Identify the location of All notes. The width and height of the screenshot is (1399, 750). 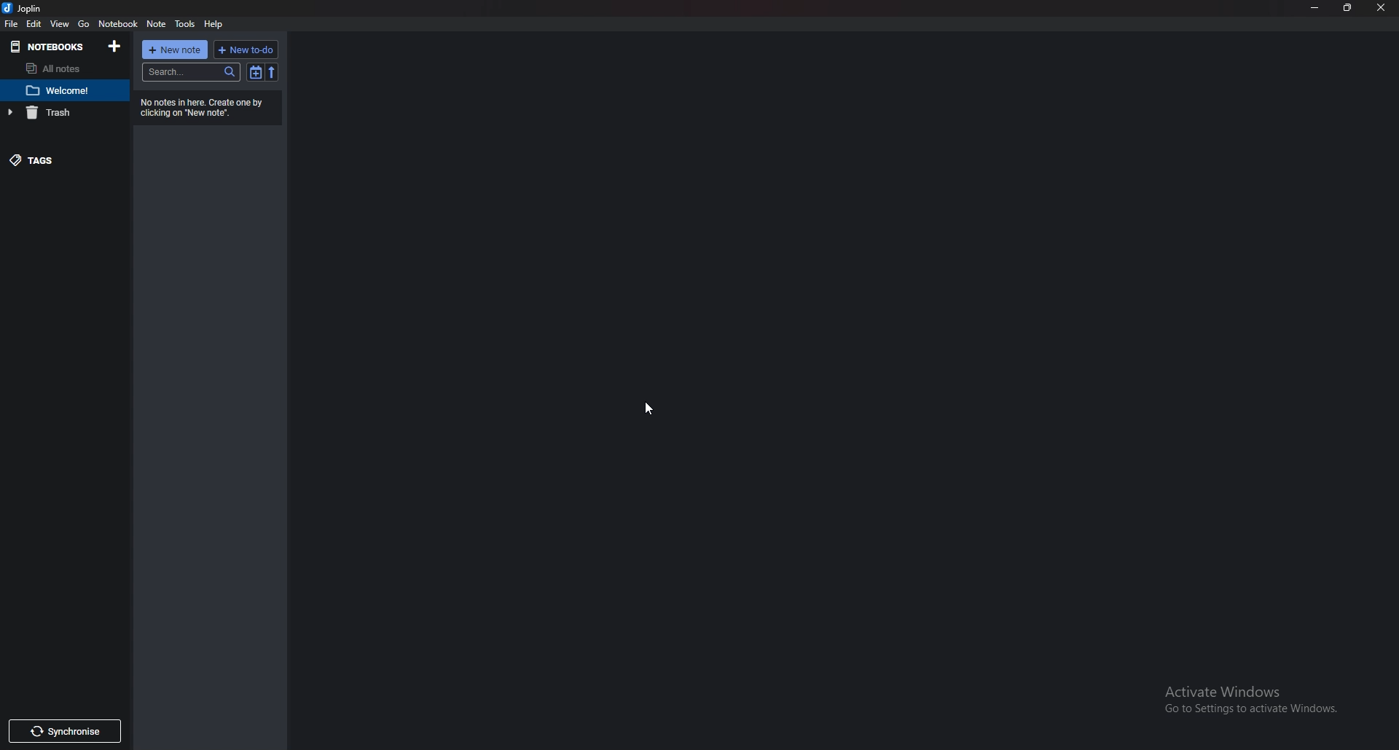
(63, 68).